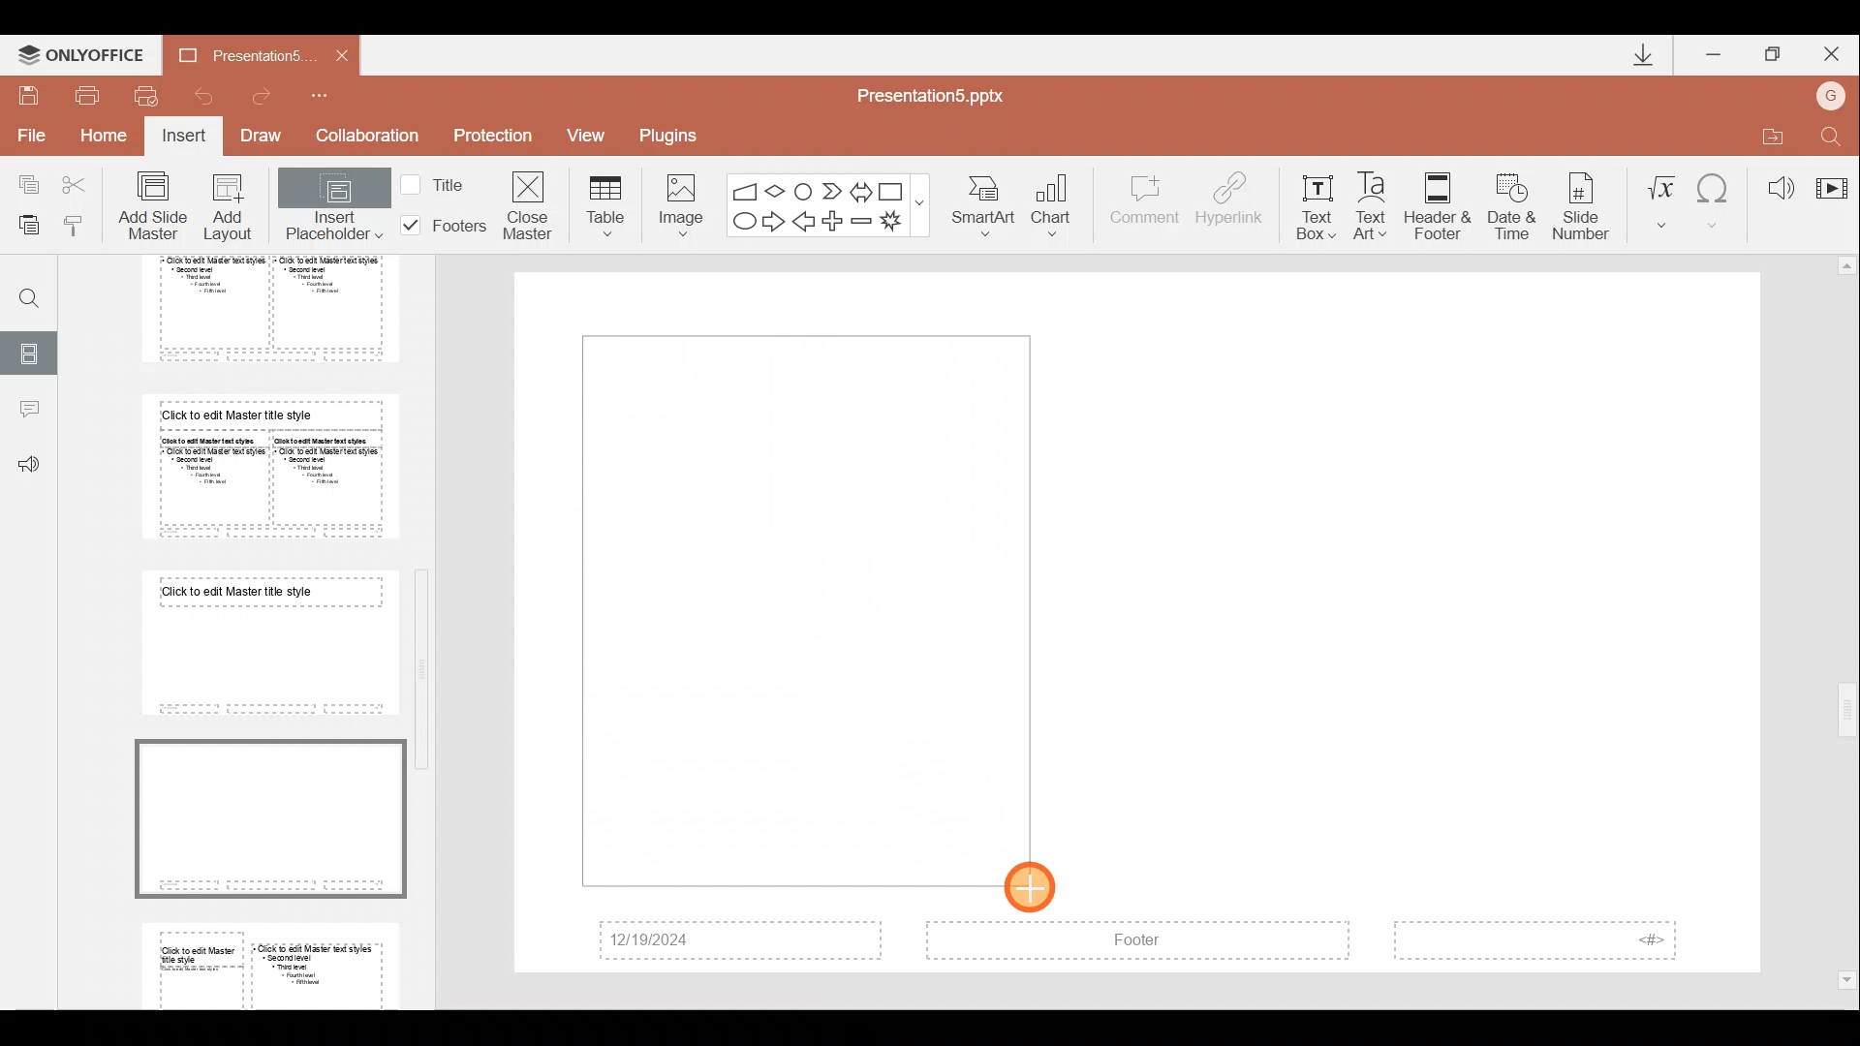 The height and width of the screenshot is (1046, 1860). I want to click on Chevron, so click(829, 189).